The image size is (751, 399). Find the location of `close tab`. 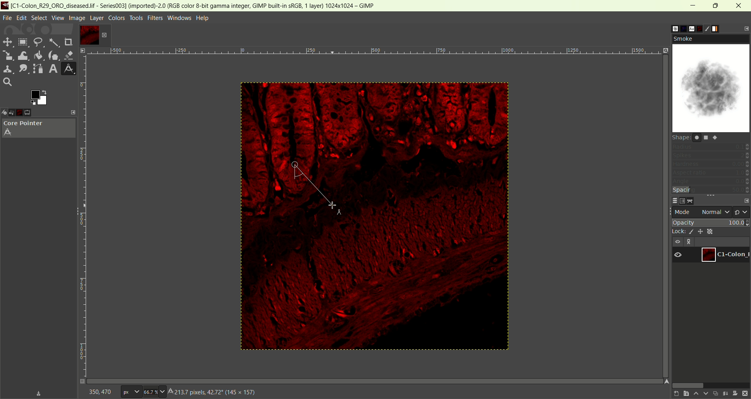

close tab is located at coordinates (104, 35).